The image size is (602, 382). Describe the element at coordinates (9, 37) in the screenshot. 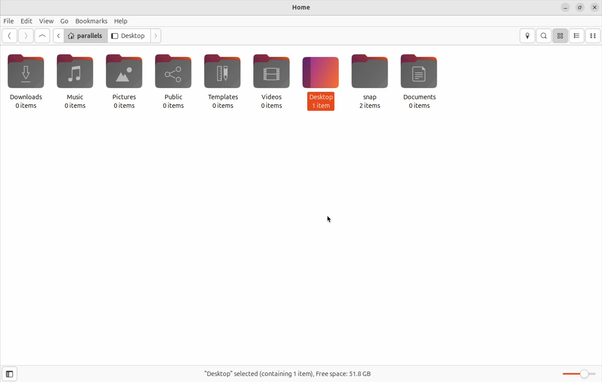

I see `go back` at that location.